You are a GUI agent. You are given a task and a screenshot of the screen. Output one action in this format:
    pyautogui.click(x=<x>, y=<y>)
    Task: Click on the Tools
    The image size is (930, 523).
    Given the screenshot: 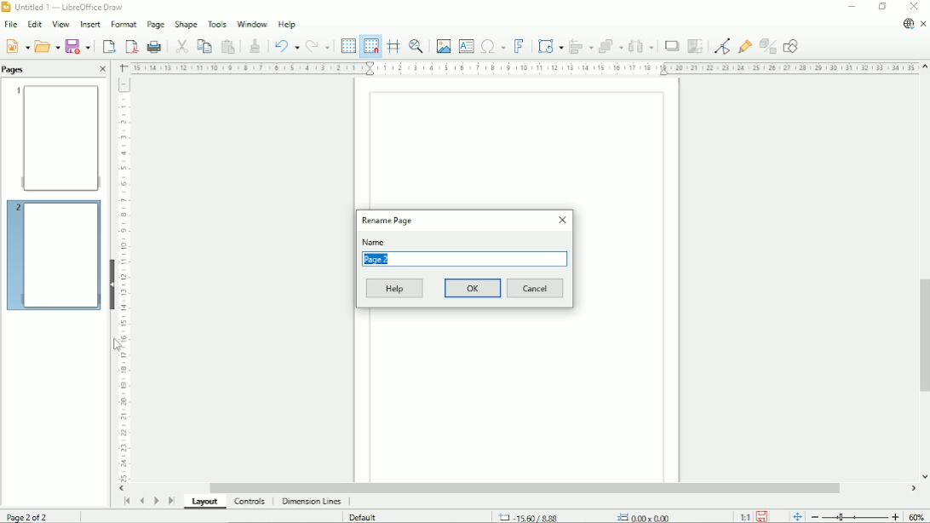 What is the action you would take?
    pyautogui.click(x=217, y=23)
    